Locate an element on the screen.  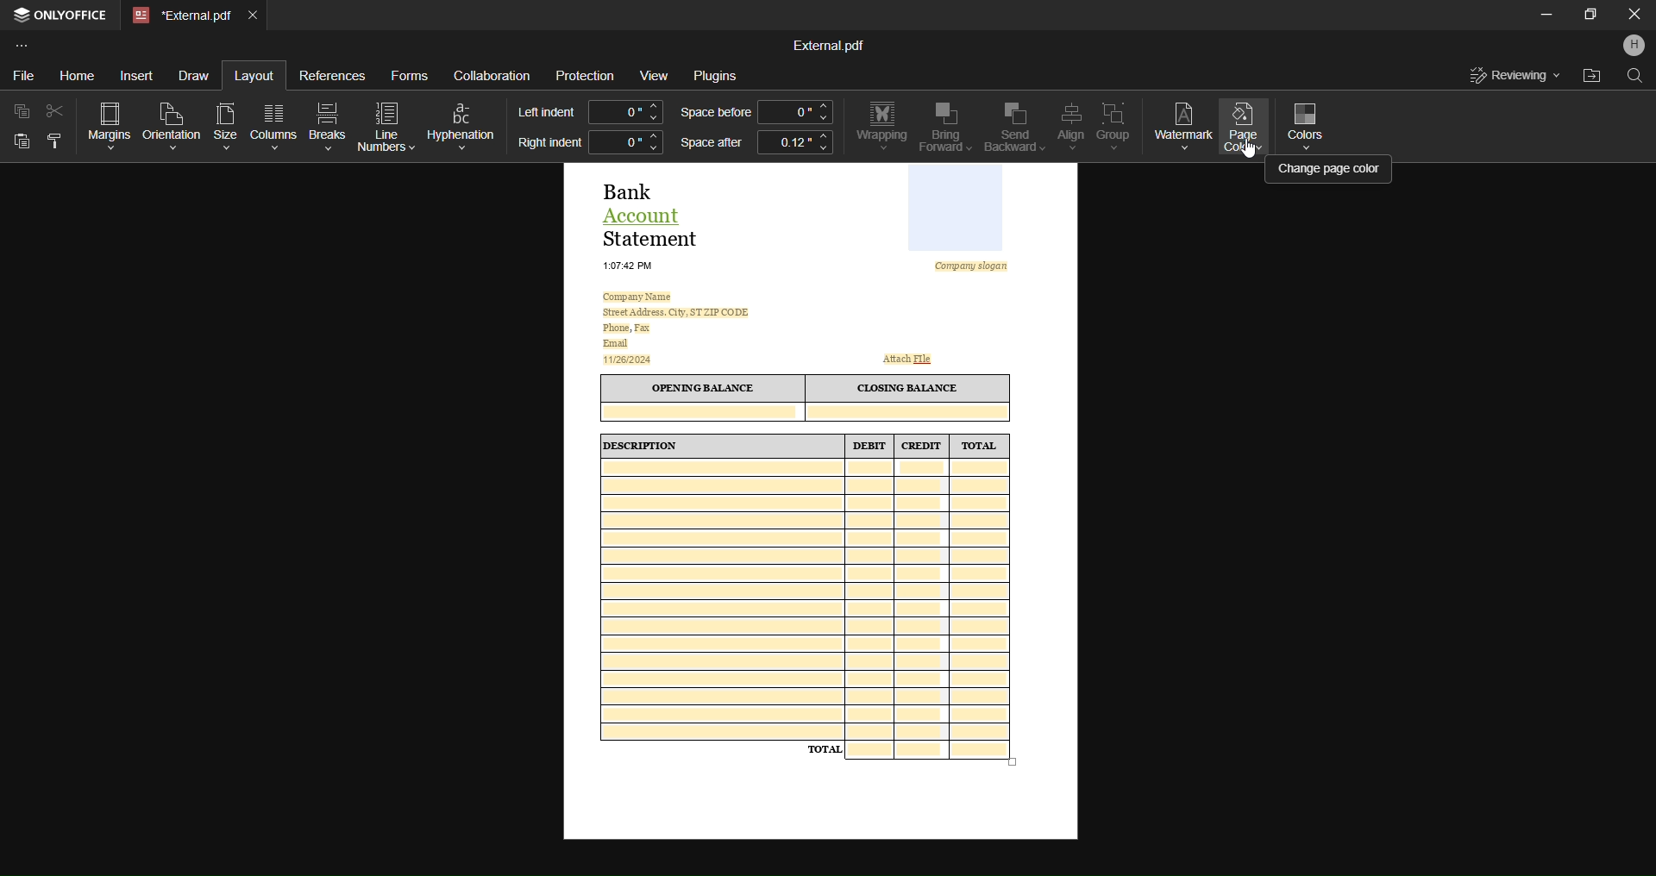
Breaks is located at coordinates (328, 126).